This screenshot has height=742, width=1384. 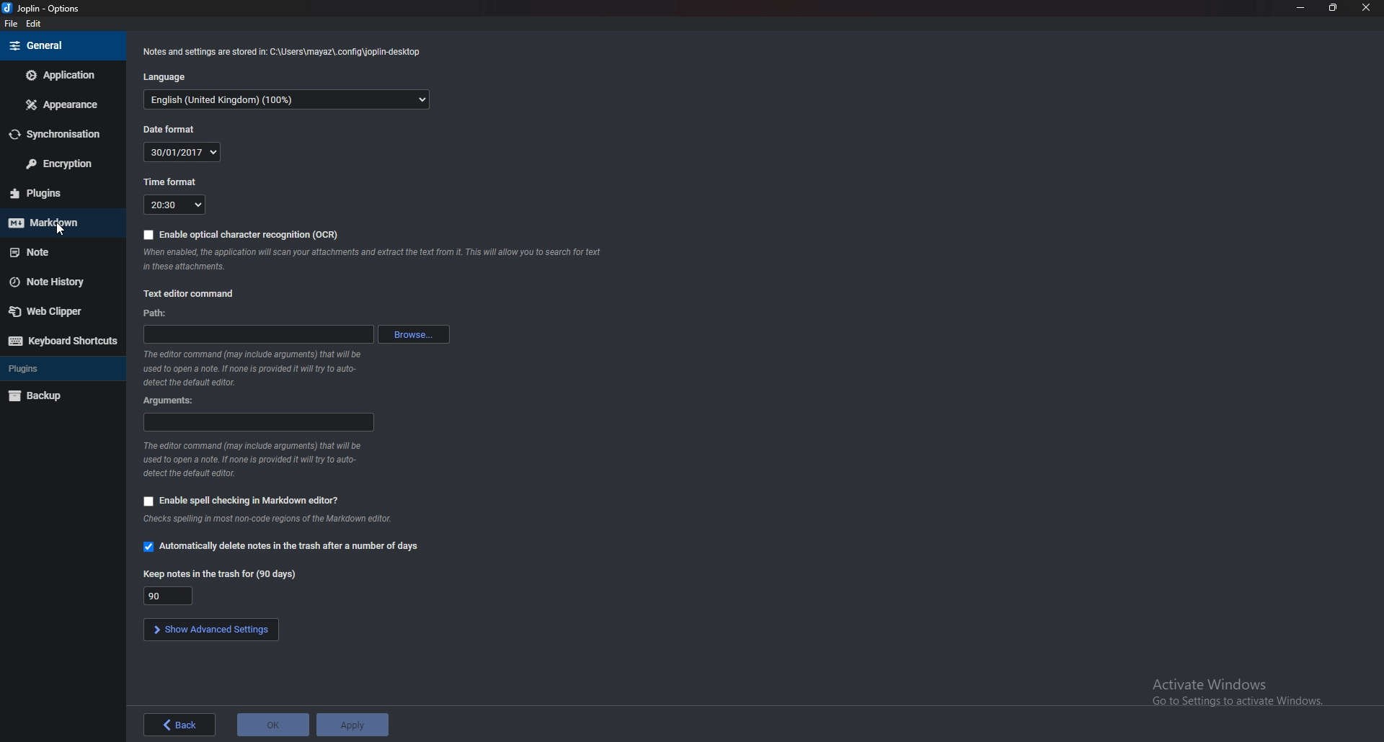 What do you see at coordinates (1367, 7) in the screenshot?
I see `close` at bounding box center [1367, 7].